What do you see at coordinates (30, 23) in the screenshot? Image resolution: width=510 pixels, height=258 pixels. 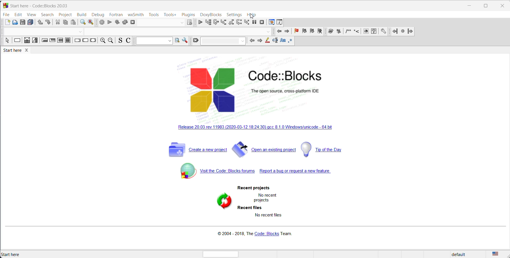 I see `save all` at bounding box center [30, 23].